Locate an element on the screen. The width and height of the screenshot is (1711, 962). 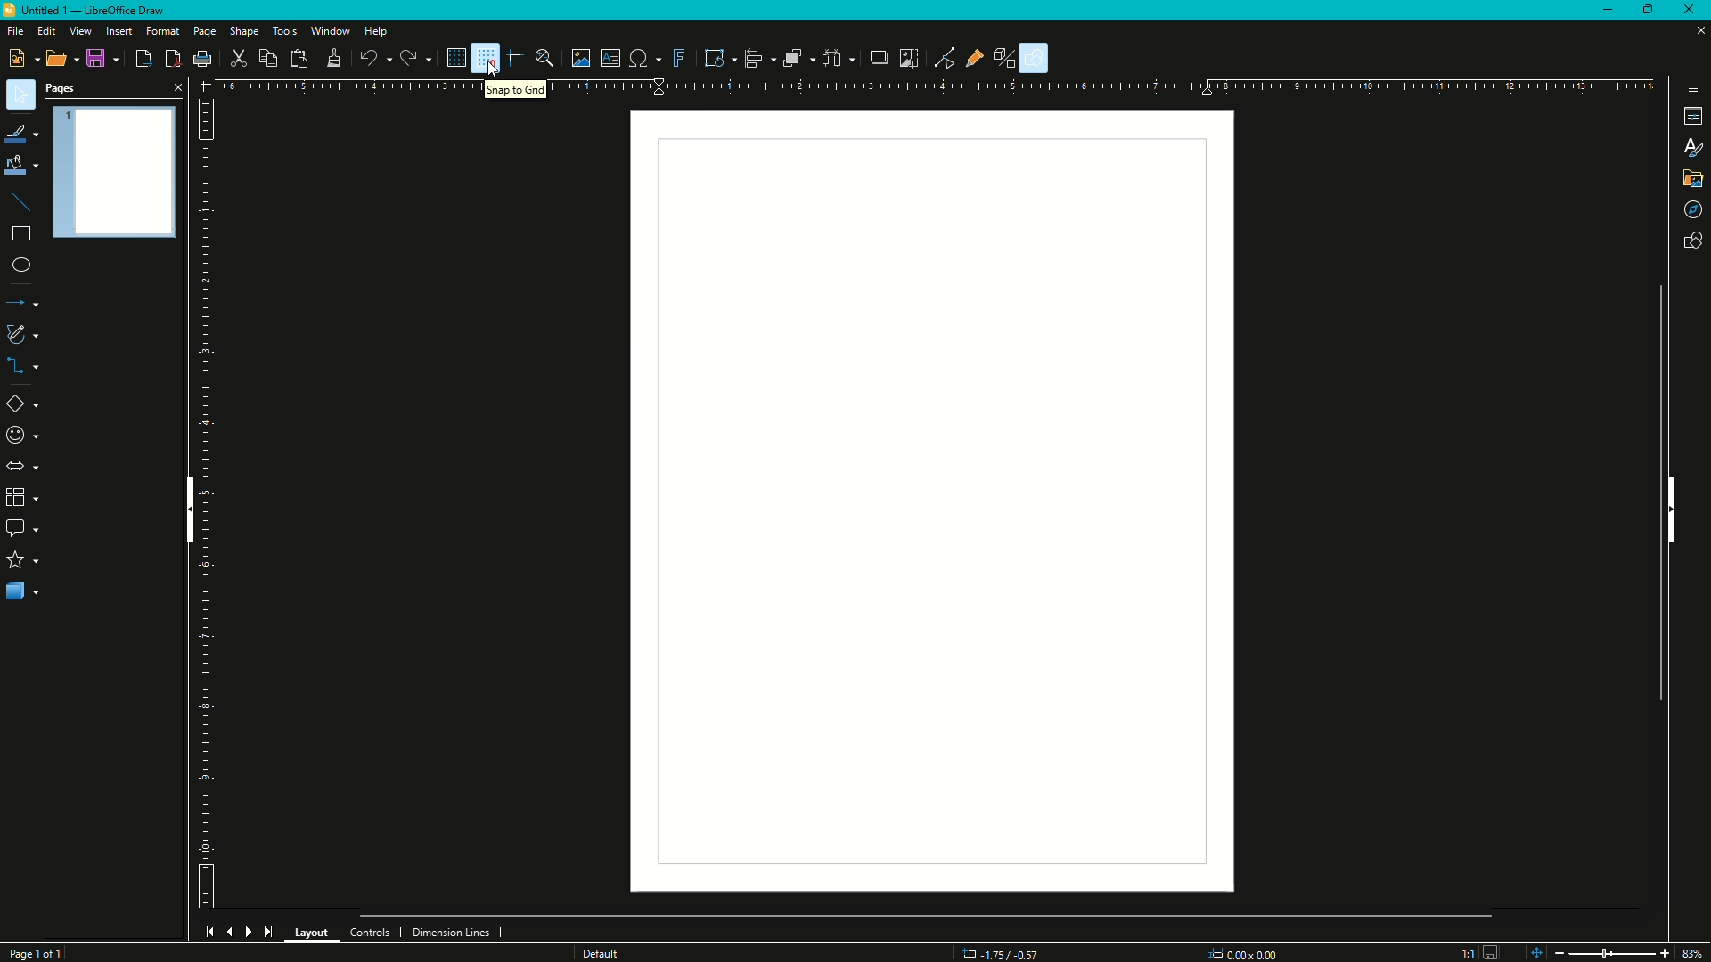
Arrange is located at coordinates (795, 61).